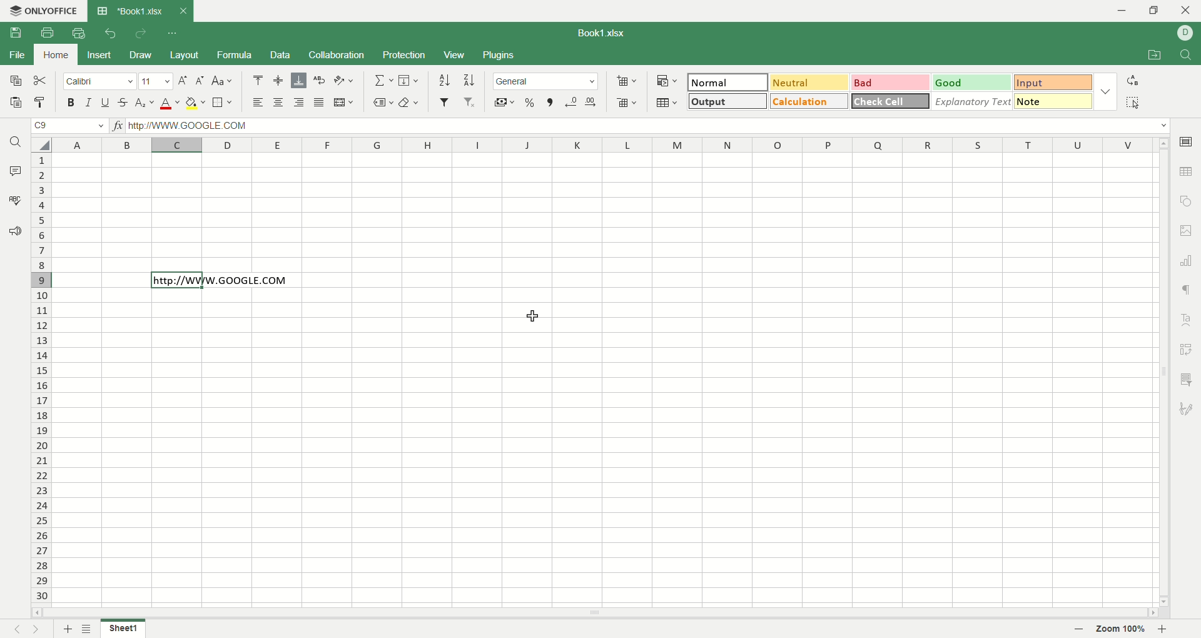 This screenshot has height=638, width=1201. What do you see at coordinates (1164, 372) in the screenshot?
I see `vertical scroll bar` at bounding box center [1164, 372].